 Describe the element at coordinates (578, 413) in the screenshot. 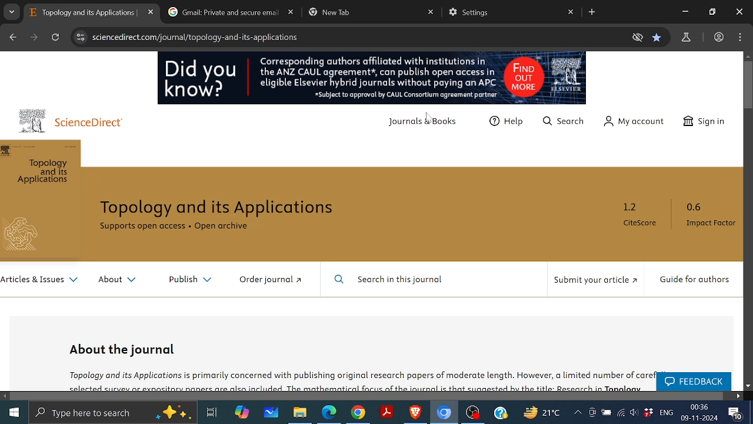

I see `show hidden icons` at that location.